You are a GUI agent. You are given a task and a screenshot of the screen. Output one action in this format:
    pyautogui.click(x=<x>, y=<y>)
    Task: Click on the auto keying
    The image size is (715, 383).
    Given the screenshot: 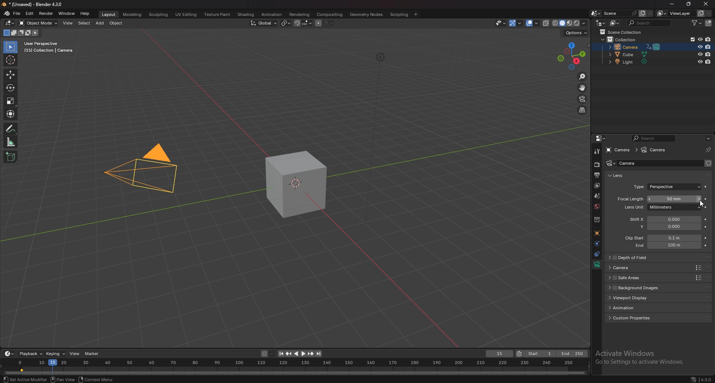 What is the action you would take?
    pyautogui.click(x=266, y=354)
    